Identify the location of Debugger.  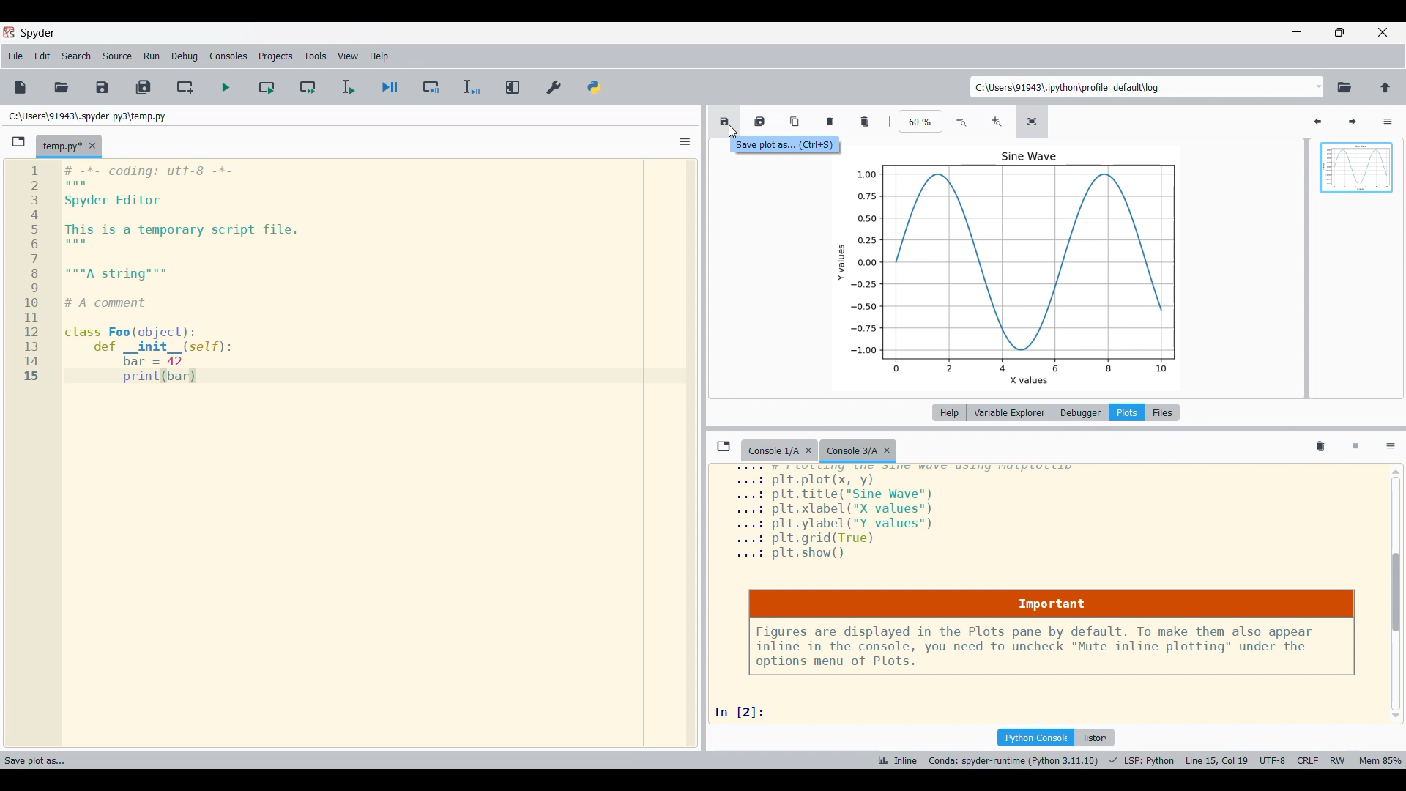
(1080, 412).